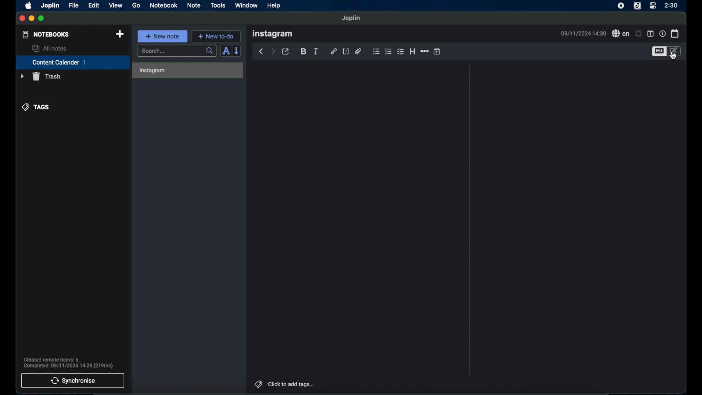 The height and width of the screenshot is (395, 702). Describe the element at coordinates (621, 6) in the screenshot. I see `screen recorder icon` at that location.